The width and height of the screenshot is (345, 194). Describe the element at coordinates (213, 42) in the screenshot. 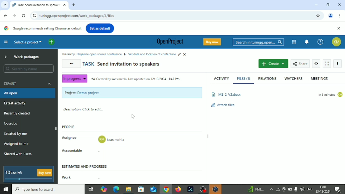

I see `Buy now` at that location.